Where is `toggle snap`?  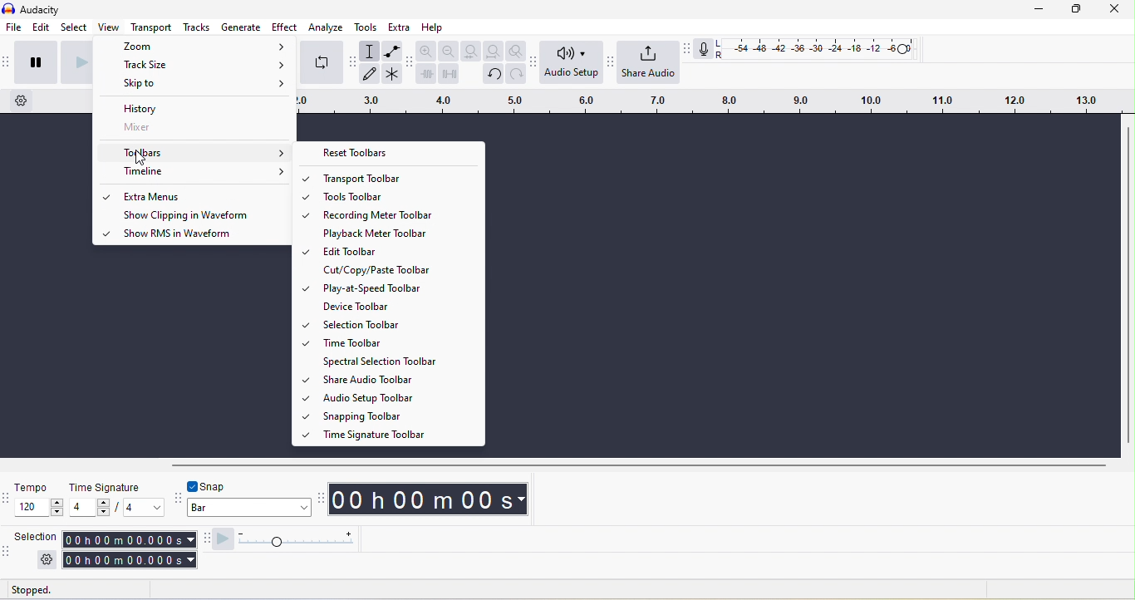 toggle snap is located at coordinates (208, 486).